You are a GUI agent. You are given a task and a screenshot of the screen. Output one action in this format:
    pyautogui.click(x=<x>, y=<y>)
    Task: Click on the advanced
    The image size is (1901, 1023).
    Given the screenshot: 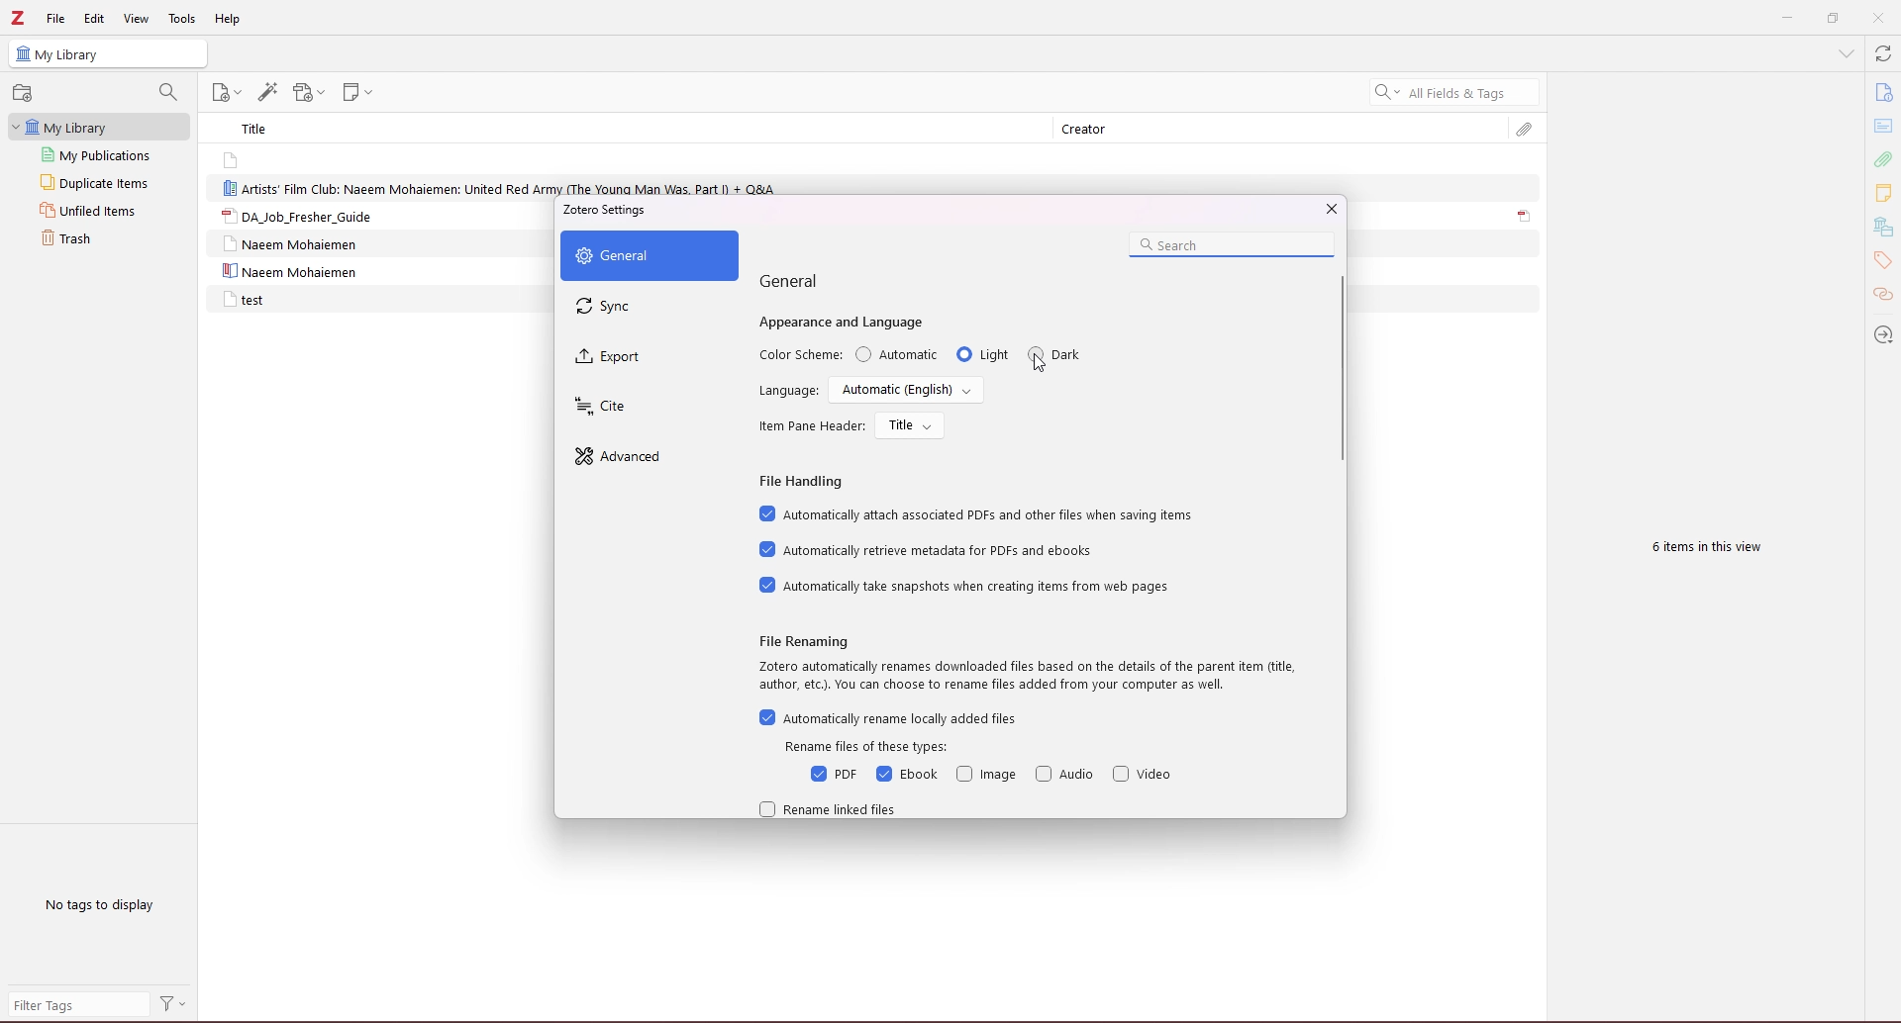 What is the action you would take?
    pyautogui.click(x=645, y=457)
    